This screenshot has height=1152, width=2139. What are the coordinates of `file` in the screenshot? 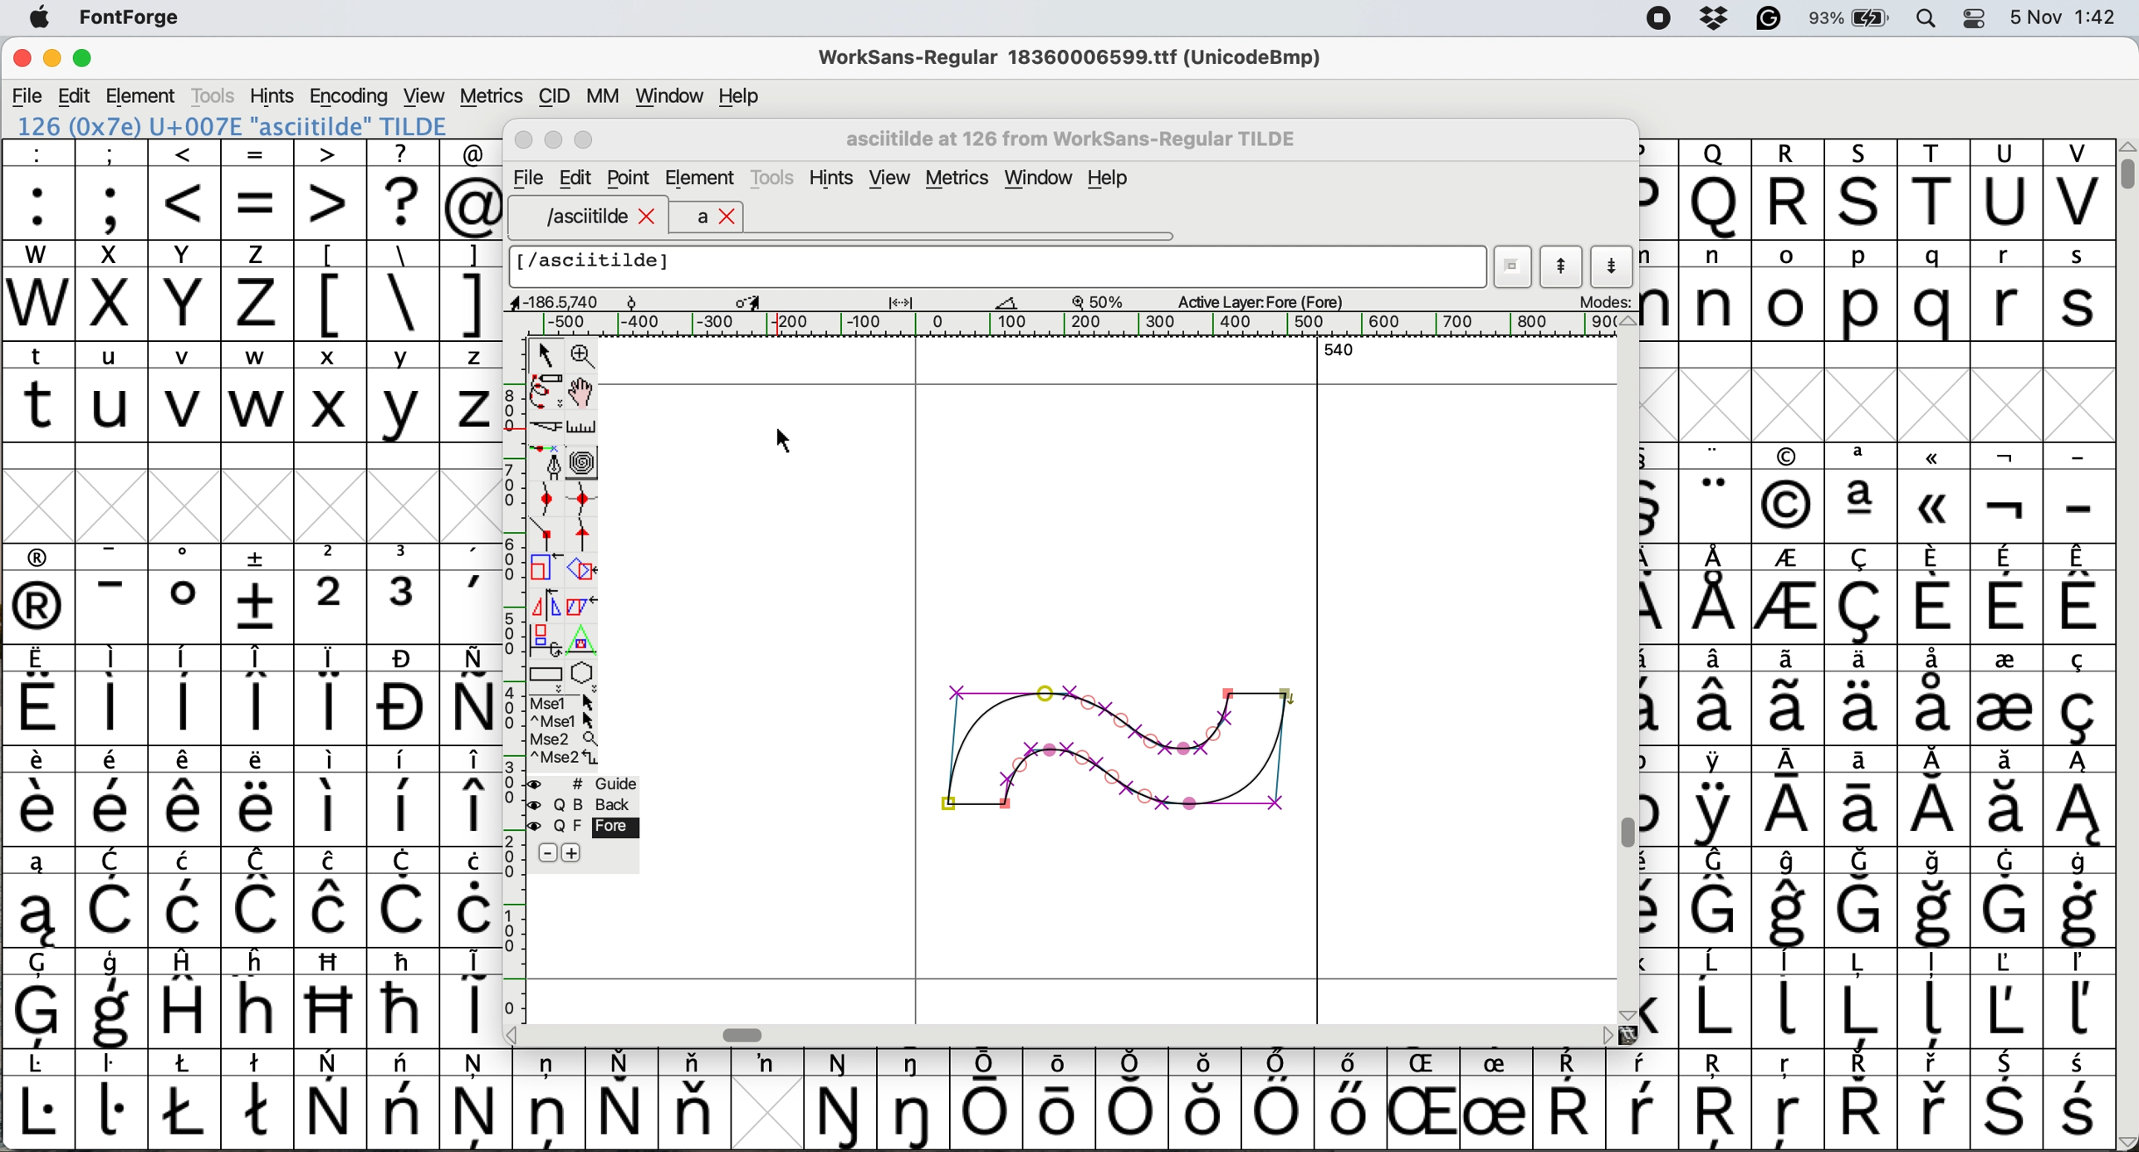 It's located at (526, 178).